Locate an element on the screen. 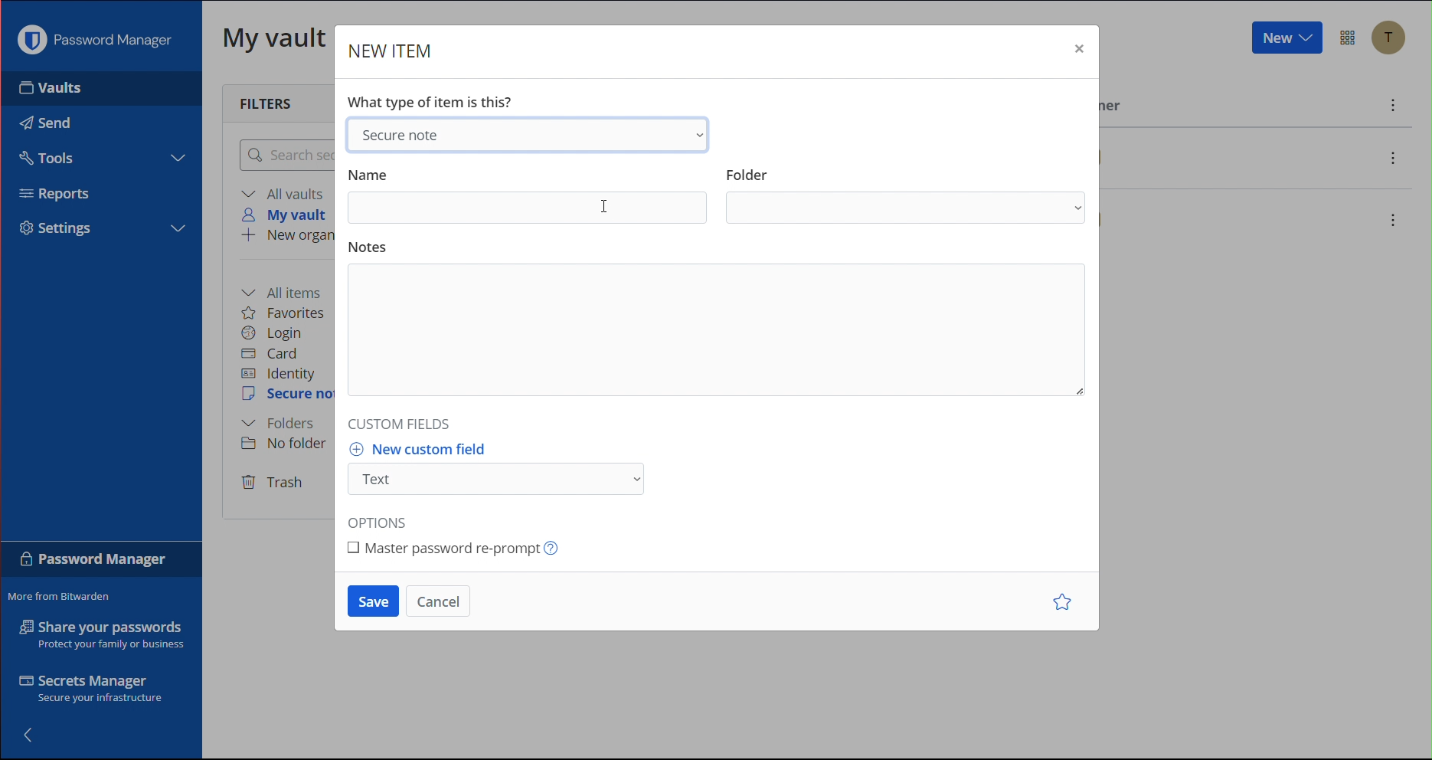 Image resolution: width=1432 pixels, height=760 pixels. Share your passwords is located at coordinates (98, 635).